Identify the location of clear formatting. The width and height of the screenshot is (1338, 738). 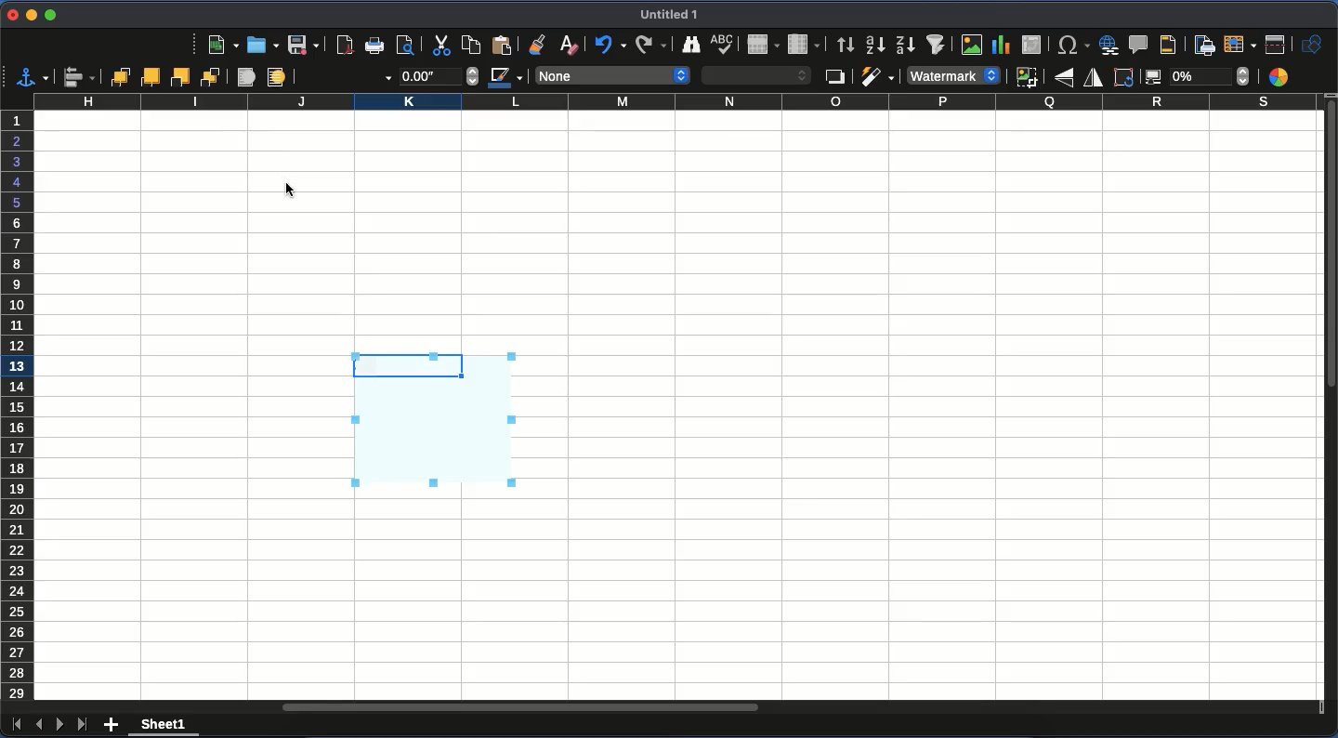
(575, 44).